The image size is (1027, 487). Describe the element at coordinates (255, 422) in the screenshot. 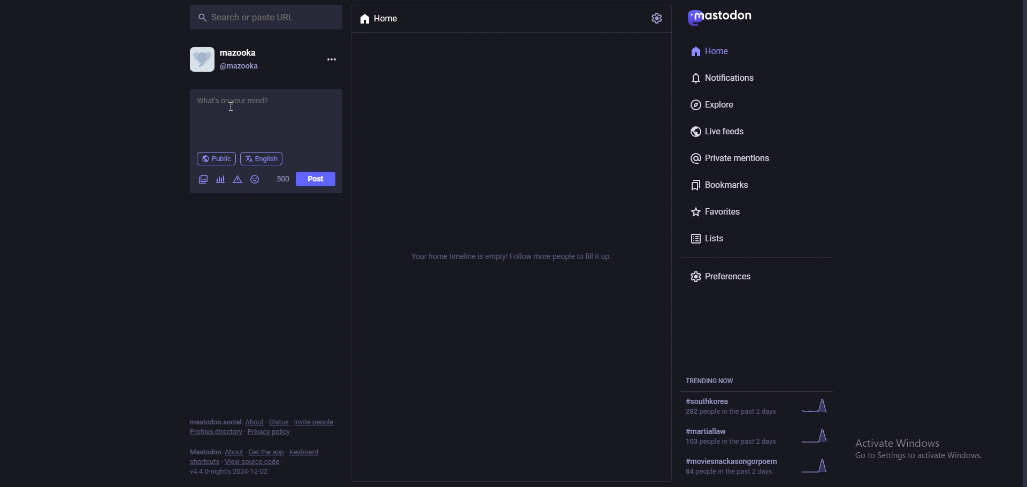

I see `about` at that location.